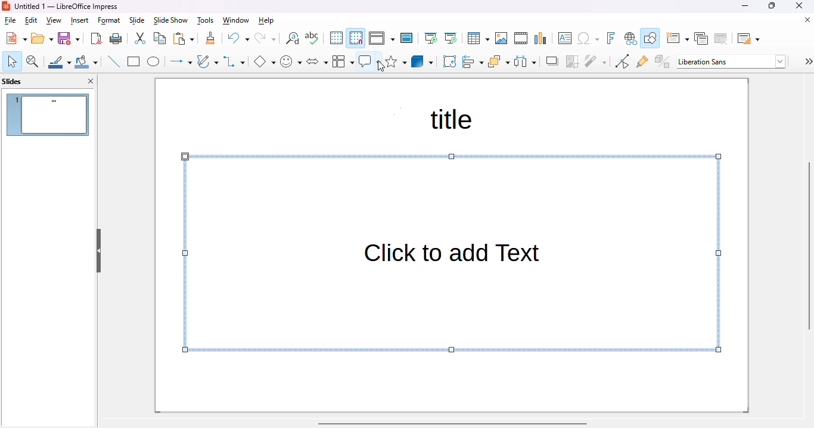 The height and width of the screenshot is (428, 814). What do you see at coordinates (596, 61) in the screenshot?
I see `filter` at bounding box center [596, 61].